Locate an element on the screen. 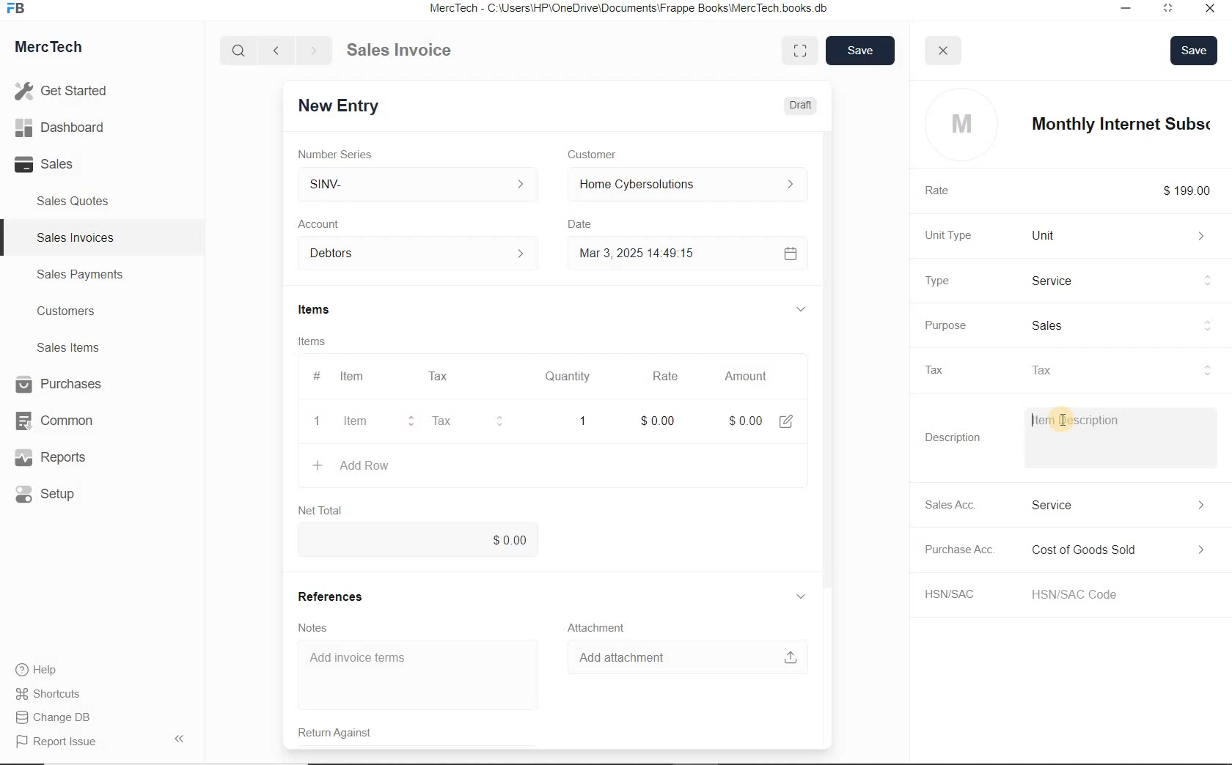  Dashboard is located at coordinates (67, 128).